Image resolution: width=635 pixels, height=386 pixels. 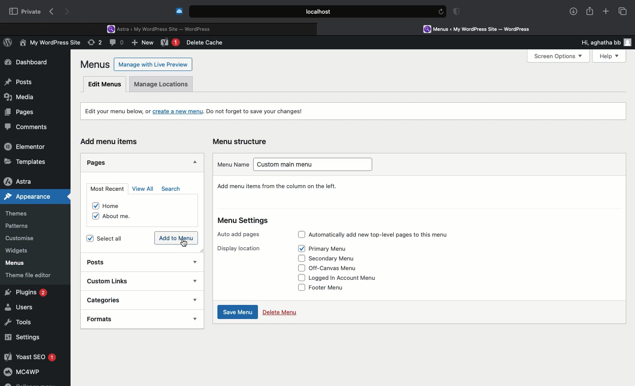 What do you see at coordinates (179, 111) in the screenshot?
I see `create a new menu` at bounding box center [179, 111].